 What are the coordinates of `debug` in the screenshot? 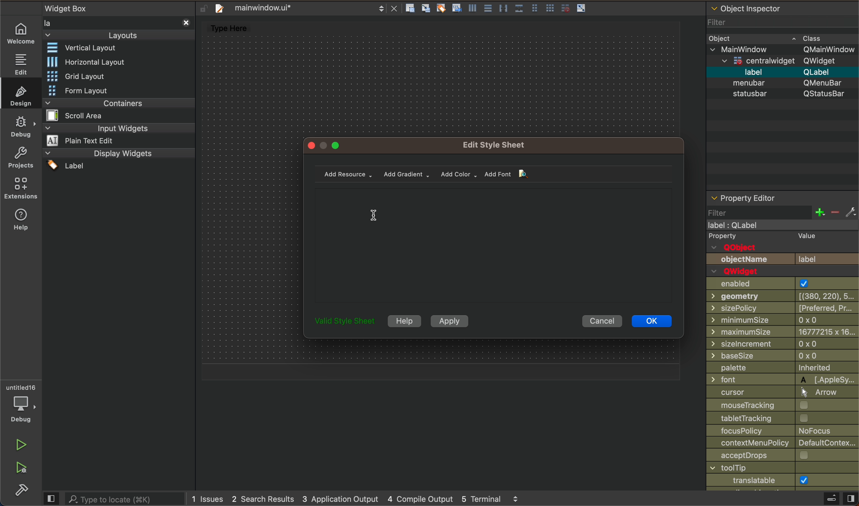 It's located at (19, 406).